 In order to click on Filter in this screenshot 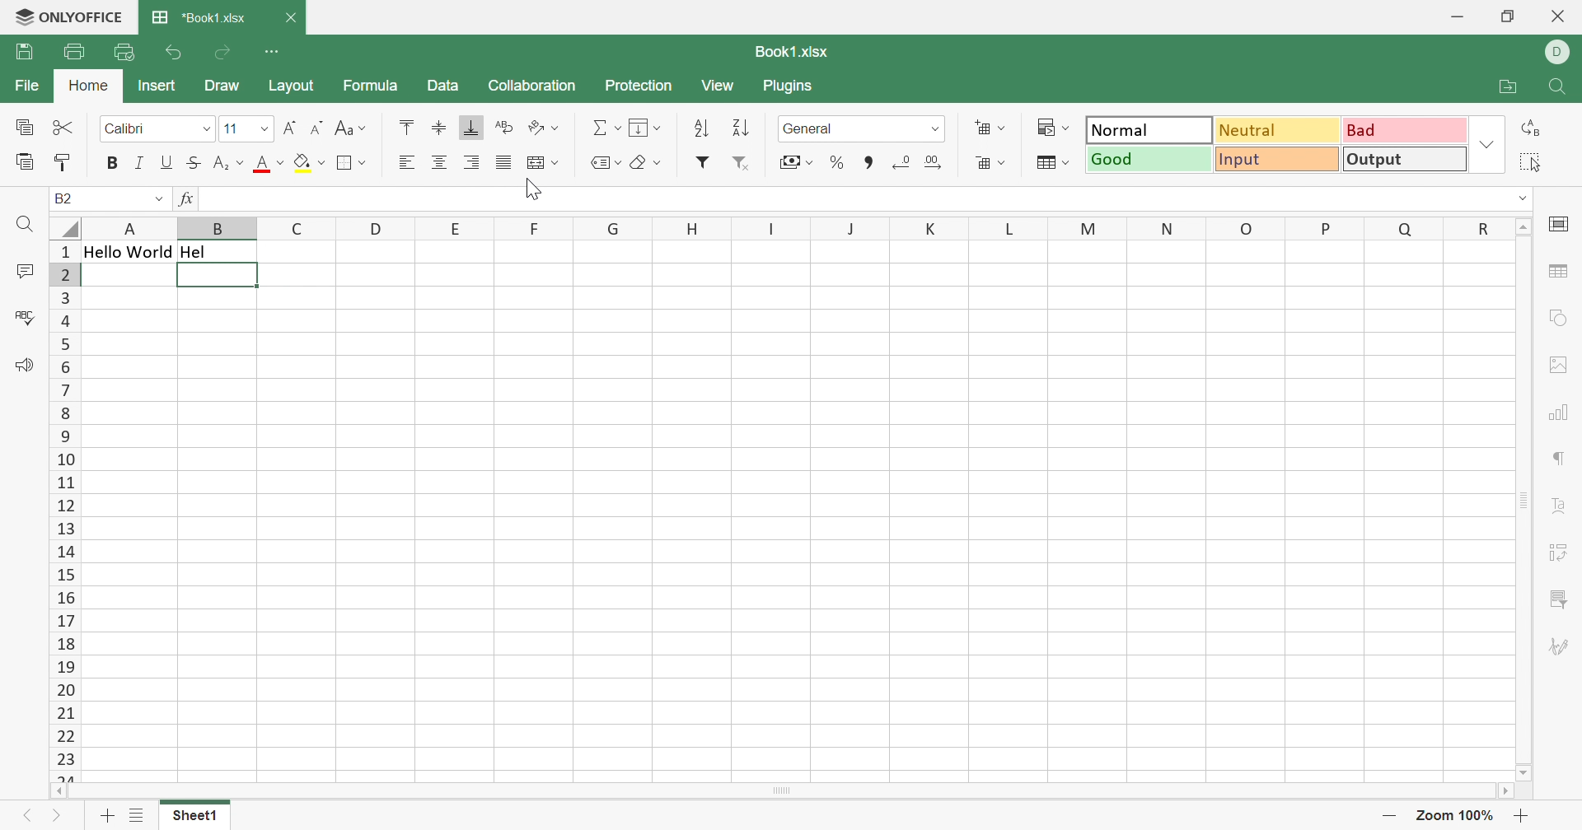, I will do `click(702, 163)`.